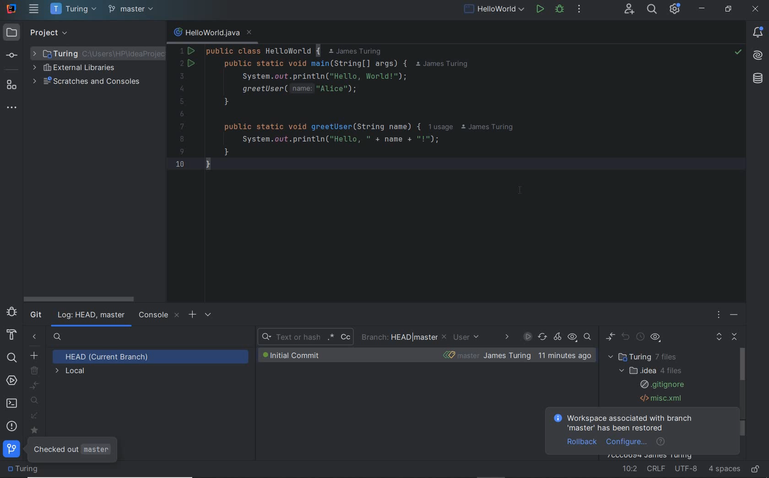 The height and width of the screenshot is (478, 769). What do you see at coordinates (661, 385) in the screenshot?
I see `.gitignore` at bounding box center [661, 385].